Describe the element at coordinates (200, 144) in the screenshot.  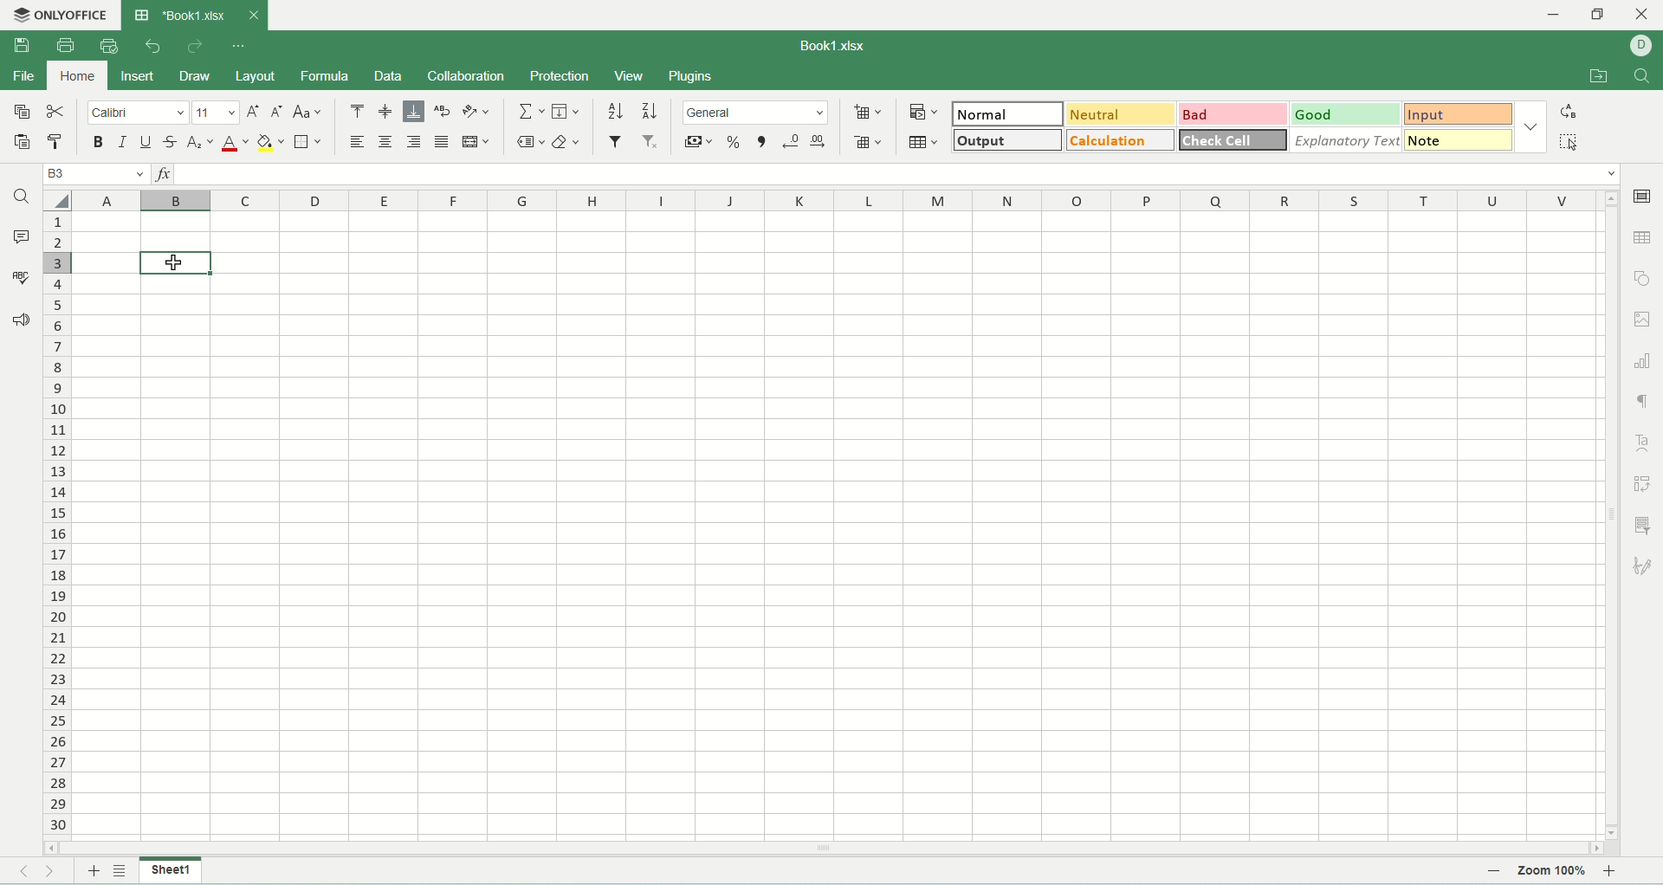
I see `subscript` at that location.